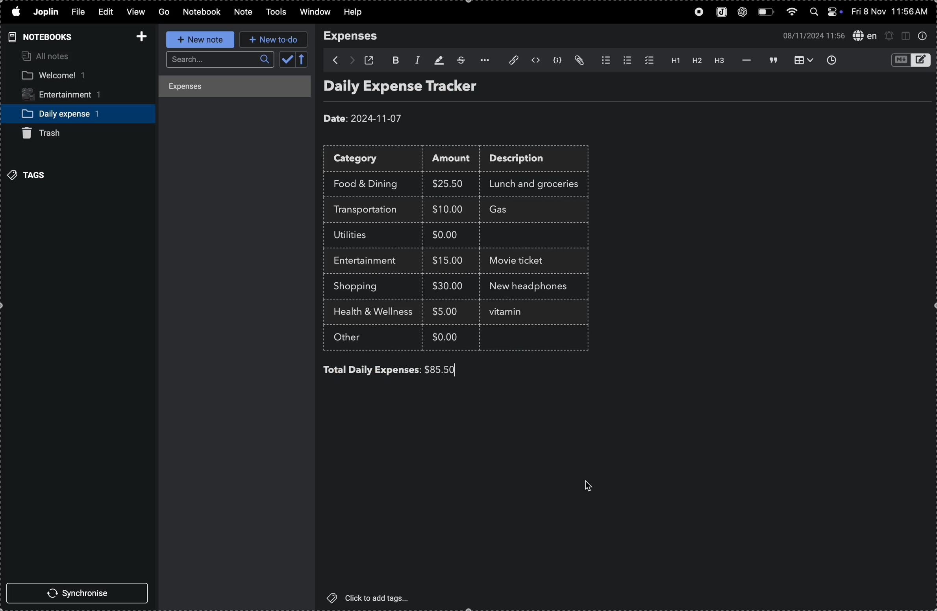 The image size is (937, 611). What do you see at coordinates (198, 40) in the screenshot?
I see `new note` at bounding box center [198, 40].